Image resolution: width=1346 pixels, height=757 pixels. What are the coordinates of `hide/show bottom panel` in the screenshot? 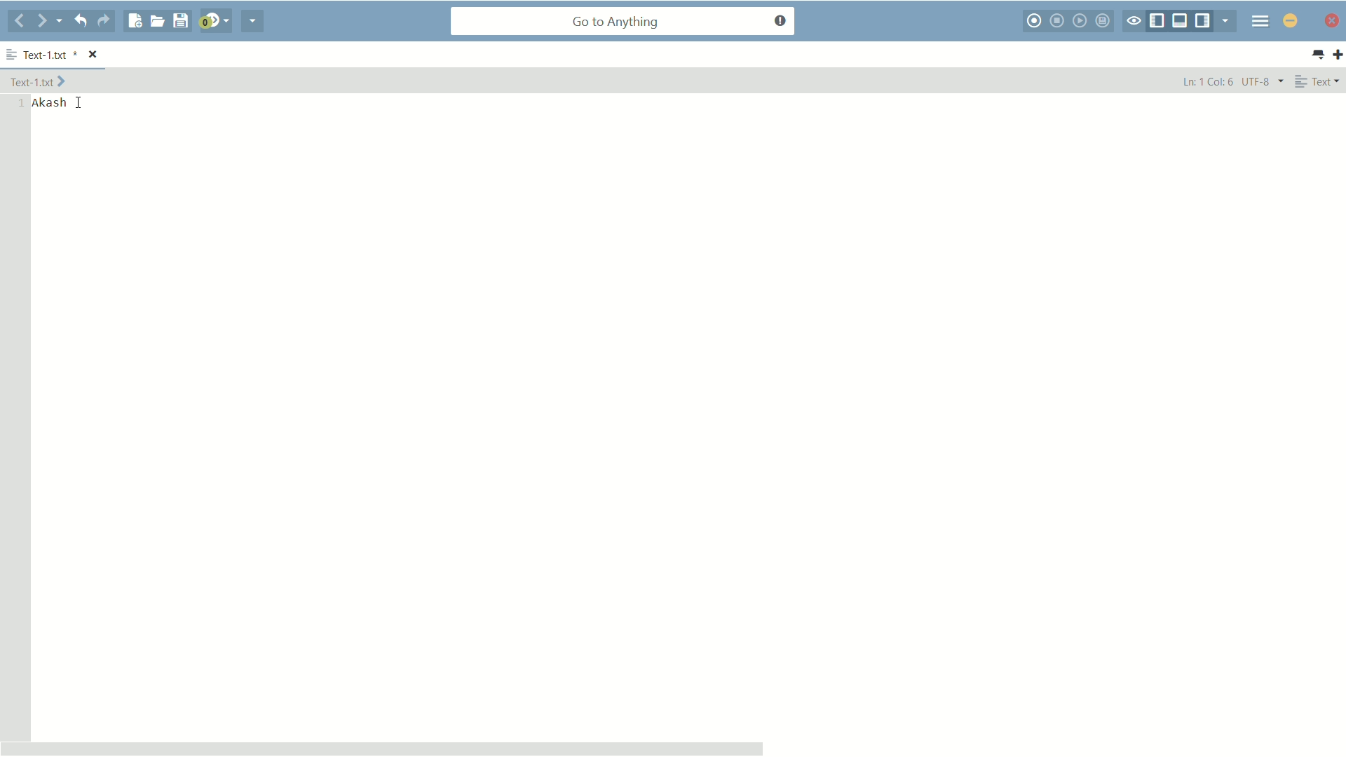 It's located at (1181, 21).